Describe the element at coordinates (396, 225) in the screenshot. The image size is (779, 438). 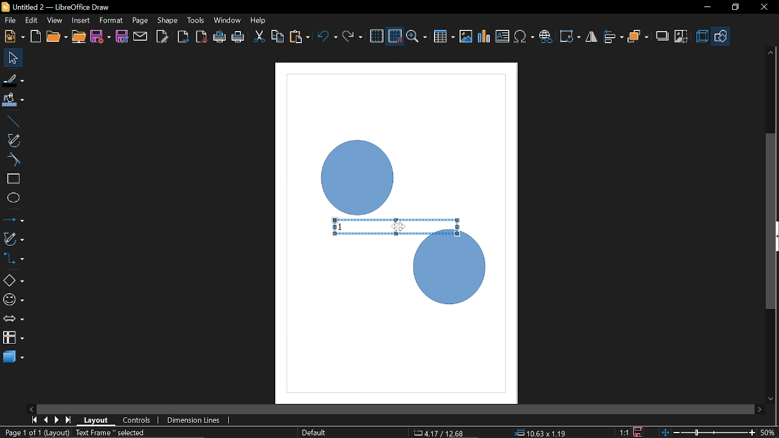
I see `Diagram` at that location.